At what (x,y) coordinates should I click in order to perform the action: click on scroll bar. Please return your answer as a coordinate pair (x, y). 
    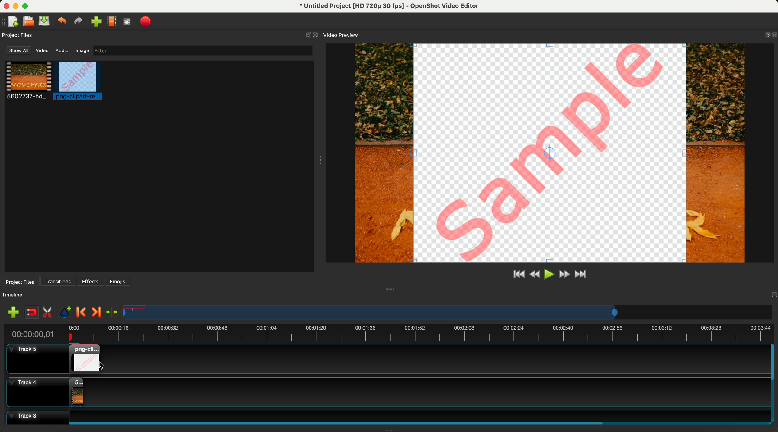
    Looking at the image, I should click on (773, 383).